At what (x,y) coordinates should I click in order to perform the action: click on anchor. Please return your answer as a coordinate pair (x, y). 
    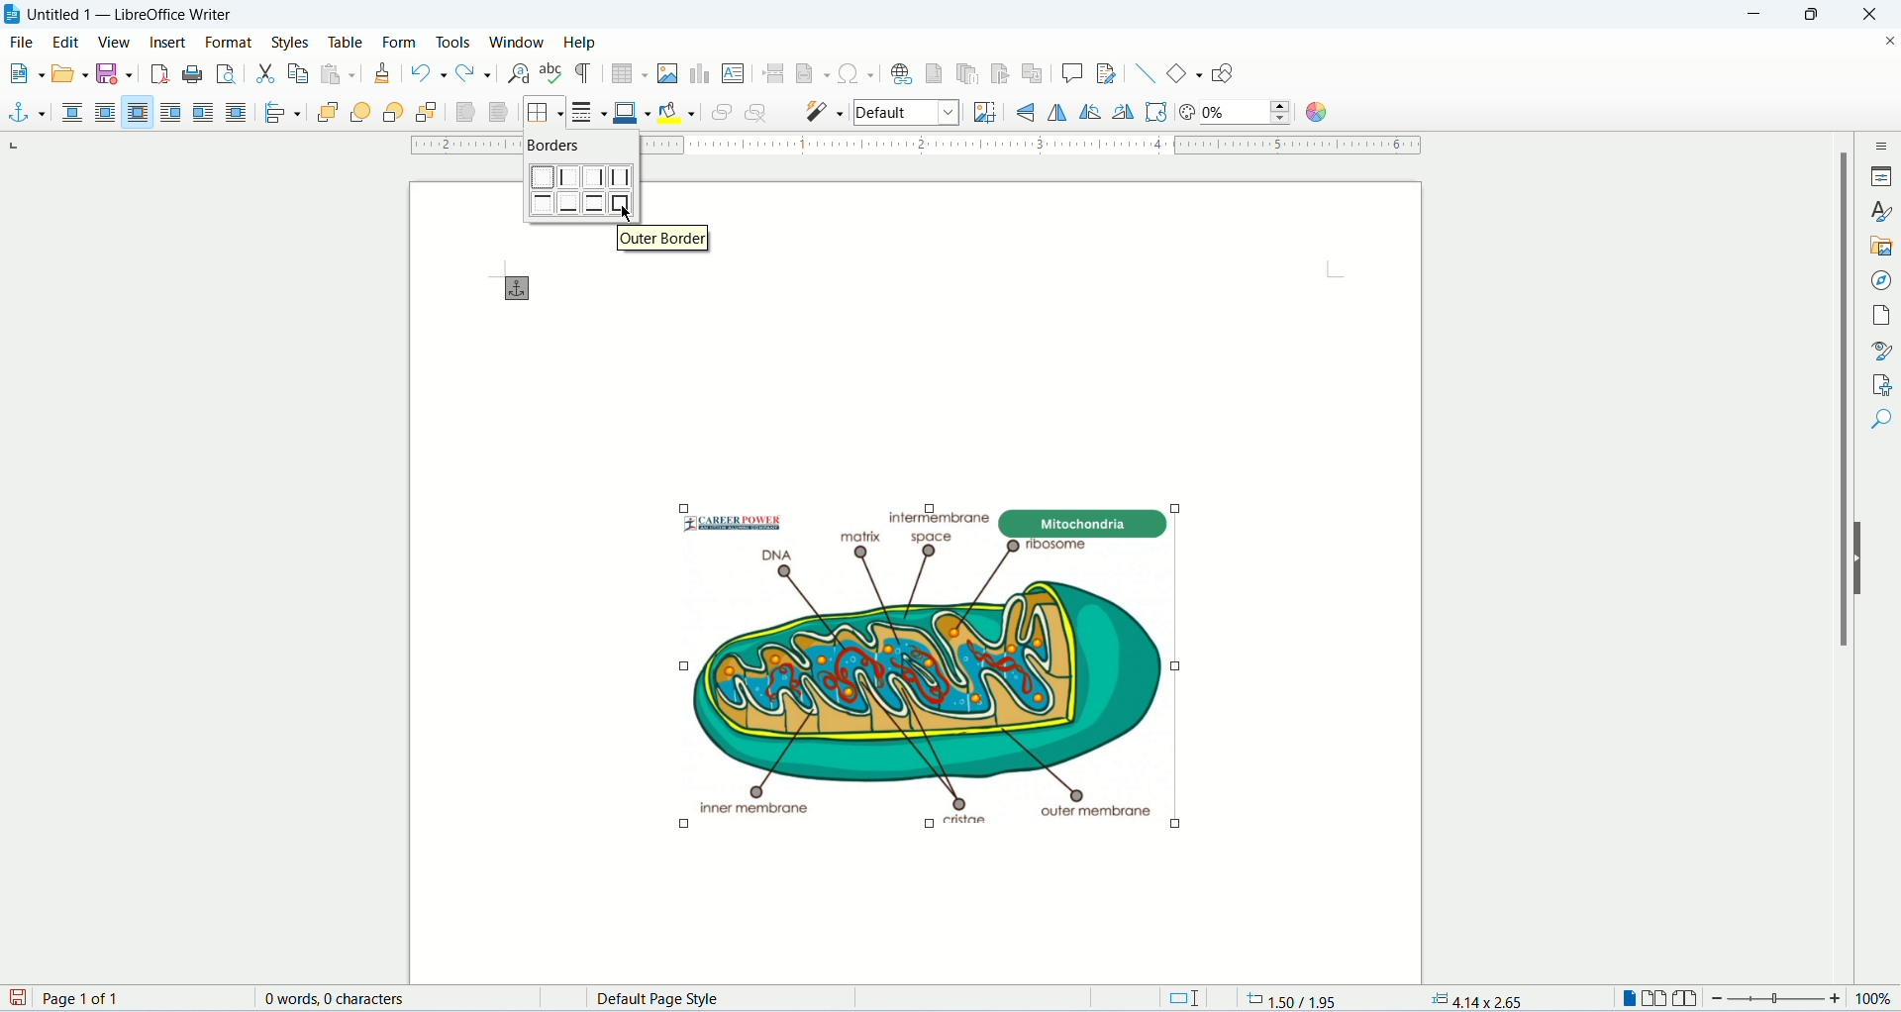
    Looking at the image, I should click on (524, 289).